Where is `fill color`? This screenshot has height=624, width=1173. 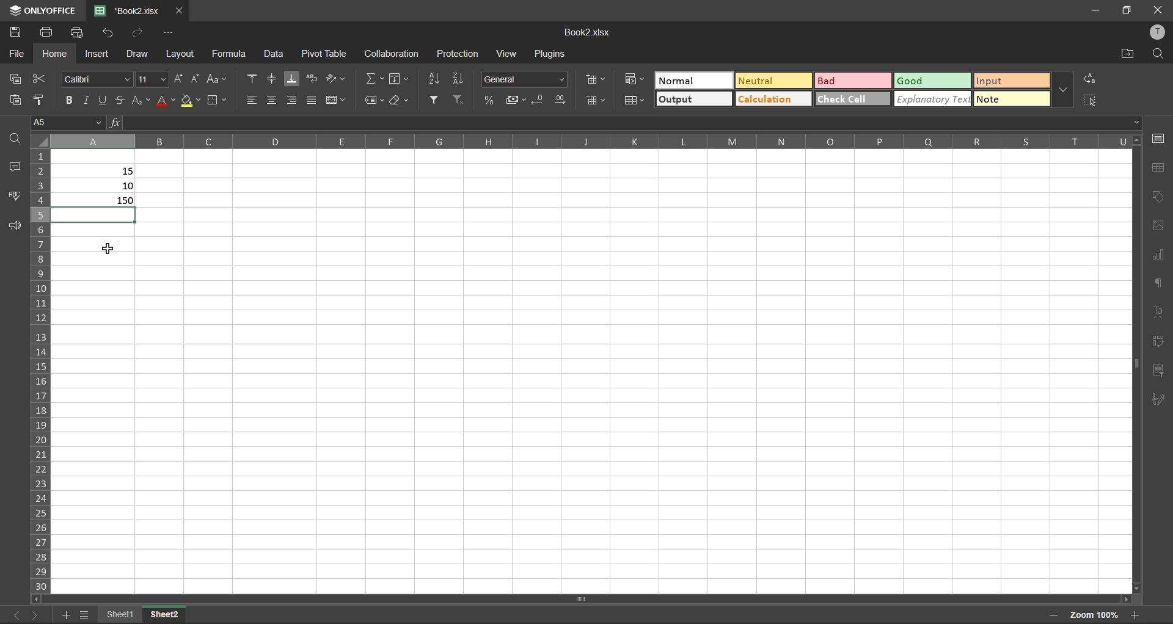 fill color is located at coordinates (190, 100).